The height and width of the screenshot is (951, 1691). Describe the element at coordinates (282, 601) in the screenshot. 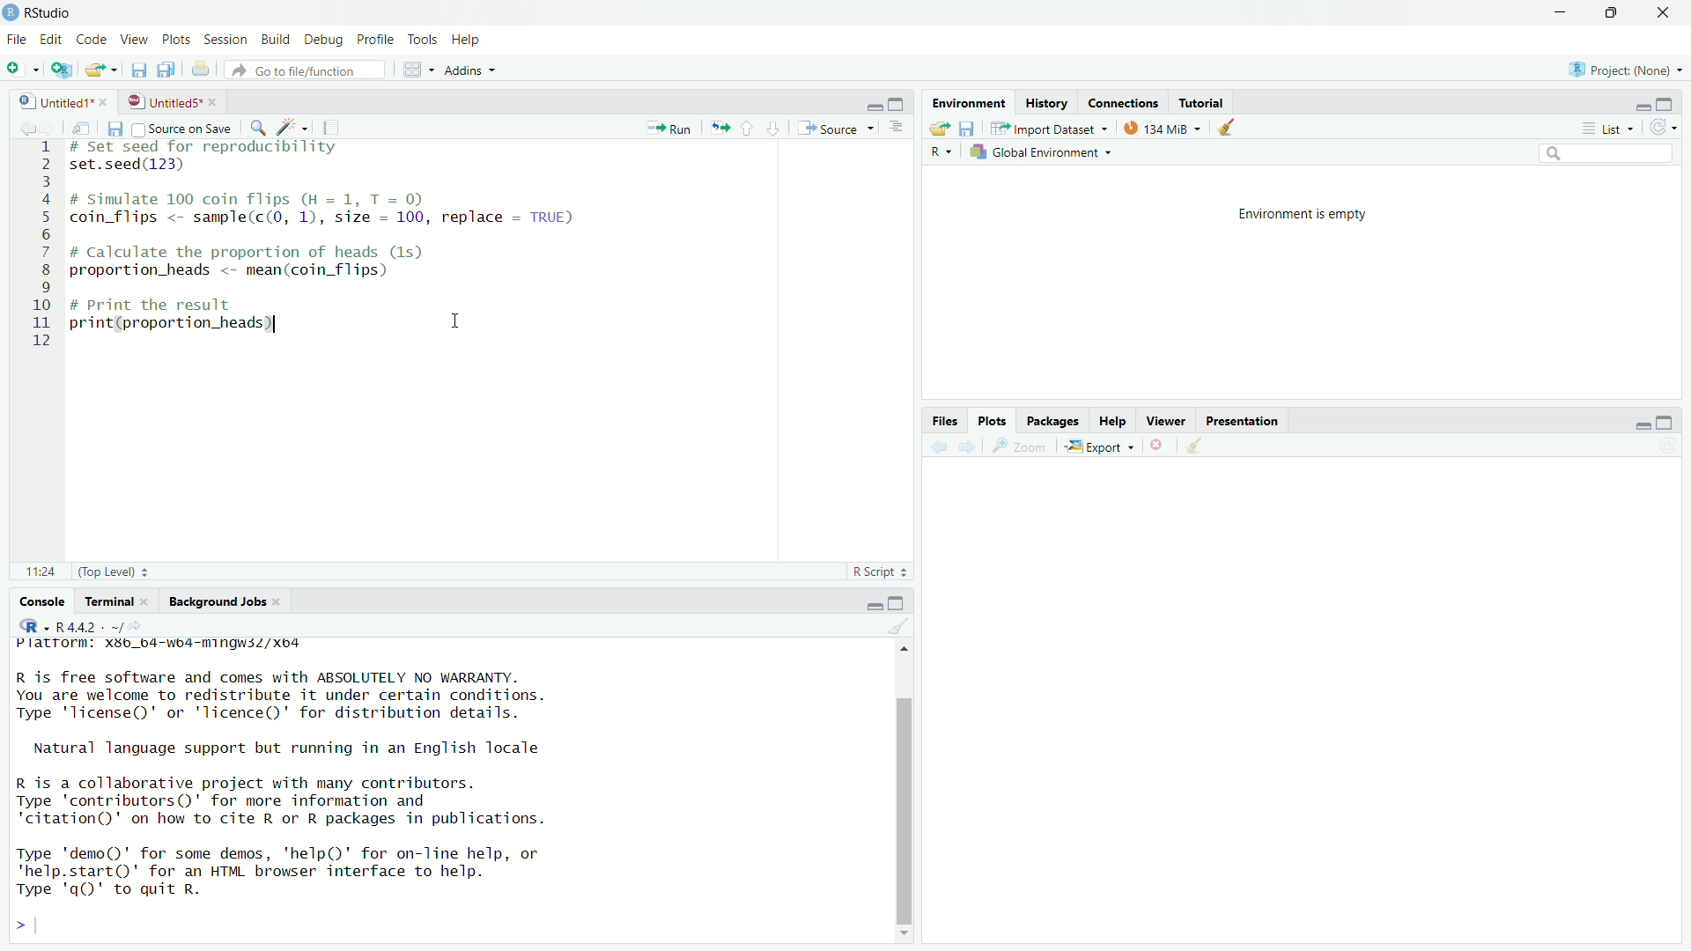

I see `close` at that location.